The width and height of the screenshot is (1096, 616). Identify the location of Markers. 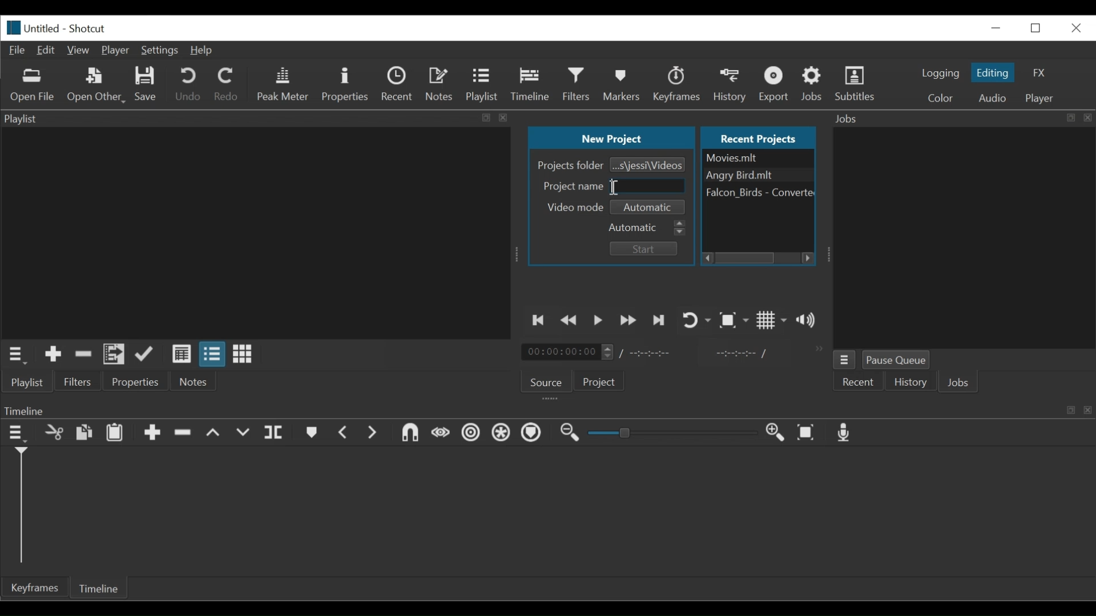
(623, 85).